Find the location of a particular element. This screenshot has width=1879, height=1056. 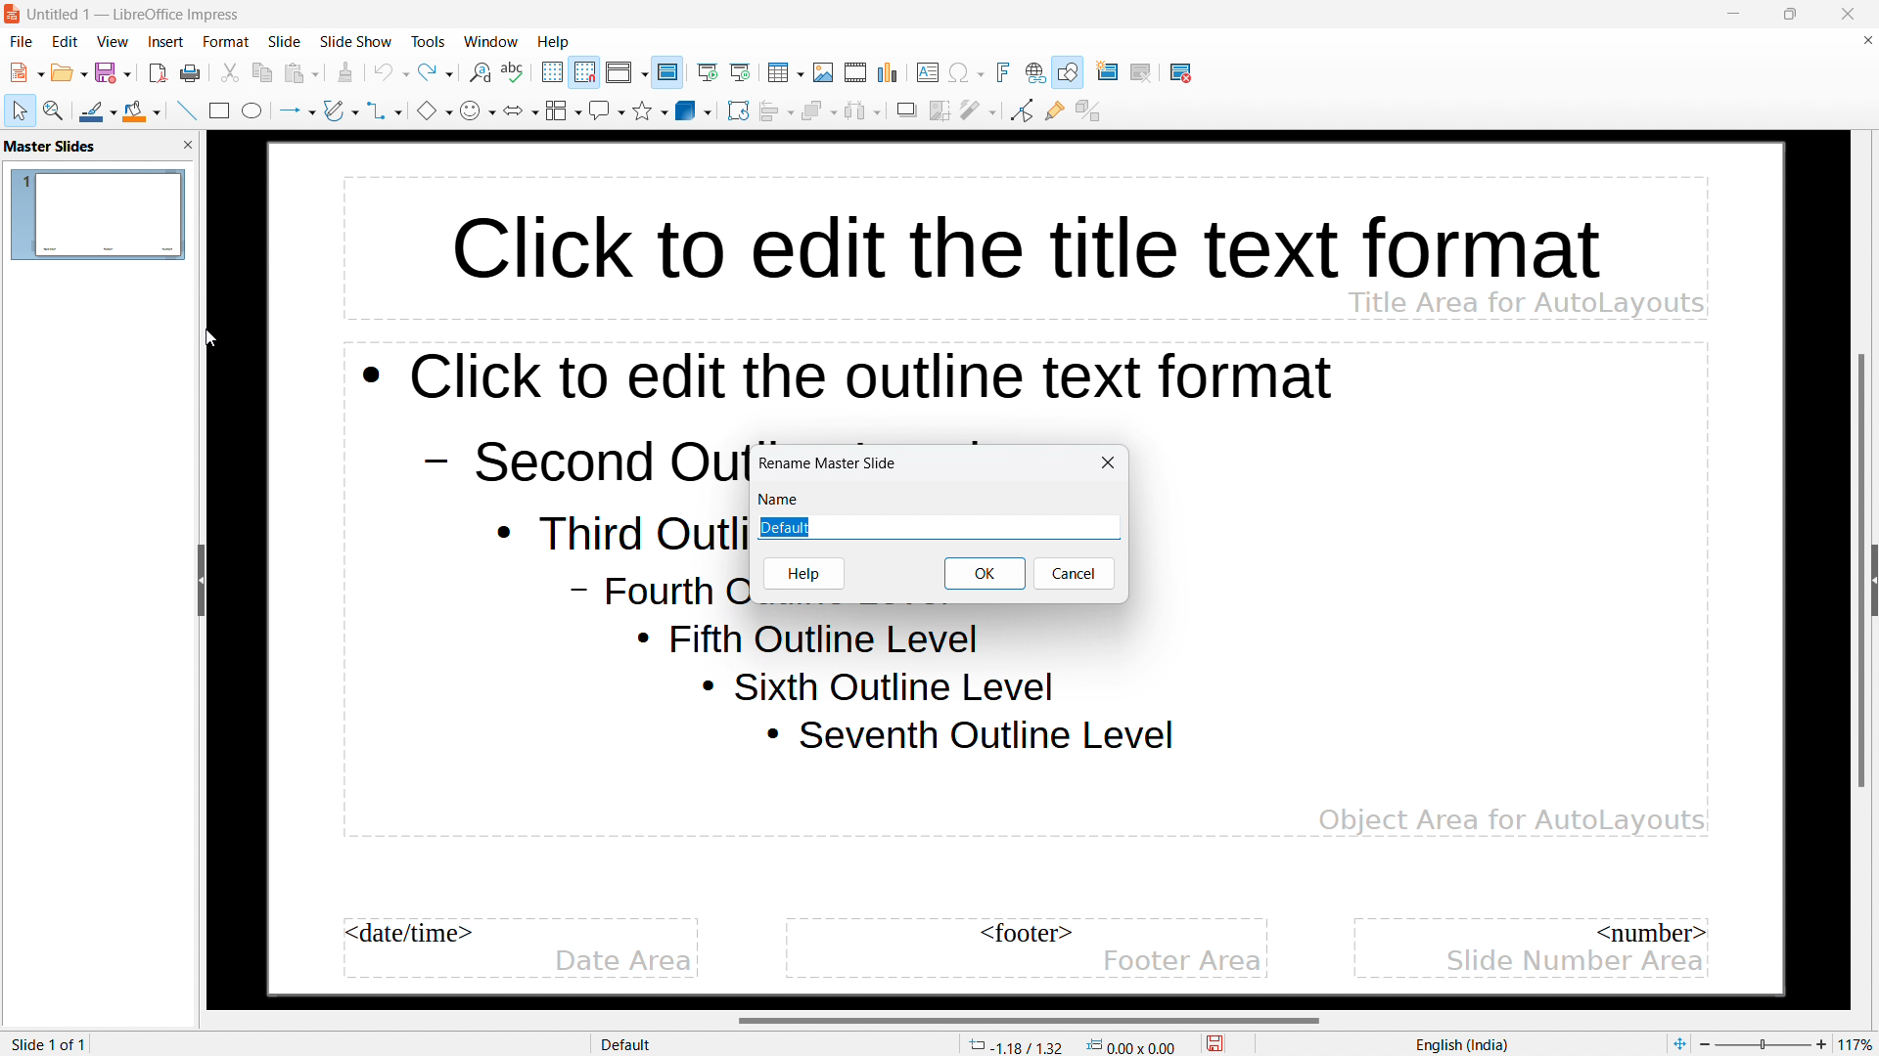

cursor coordinates is located at coordinates (1017, 1043).